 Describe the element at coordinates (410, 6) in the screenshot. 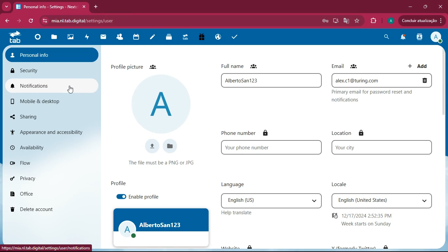

I see `minimize` at that location.